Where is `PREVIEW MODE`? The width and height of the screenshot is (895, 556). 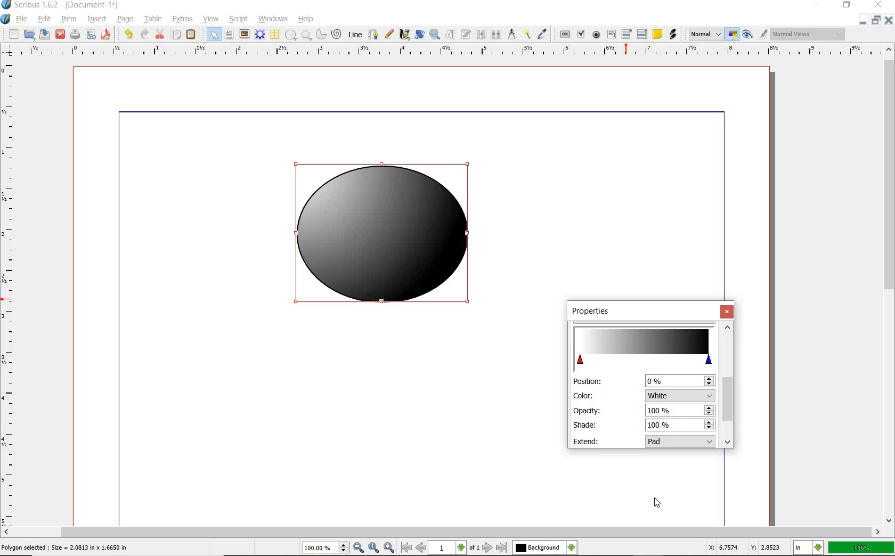
PREVIEW MODE is located at coordinates (746, 35).